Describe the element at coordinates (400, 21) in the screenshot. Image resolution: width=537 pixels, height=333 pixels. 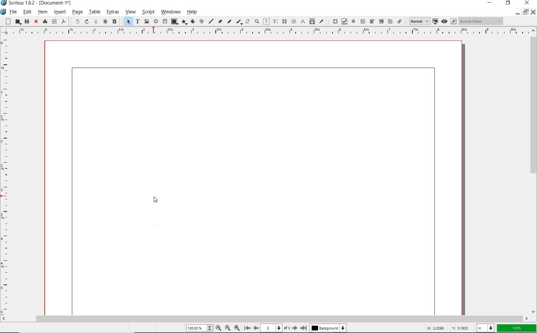
I see `link annotation` at that location.